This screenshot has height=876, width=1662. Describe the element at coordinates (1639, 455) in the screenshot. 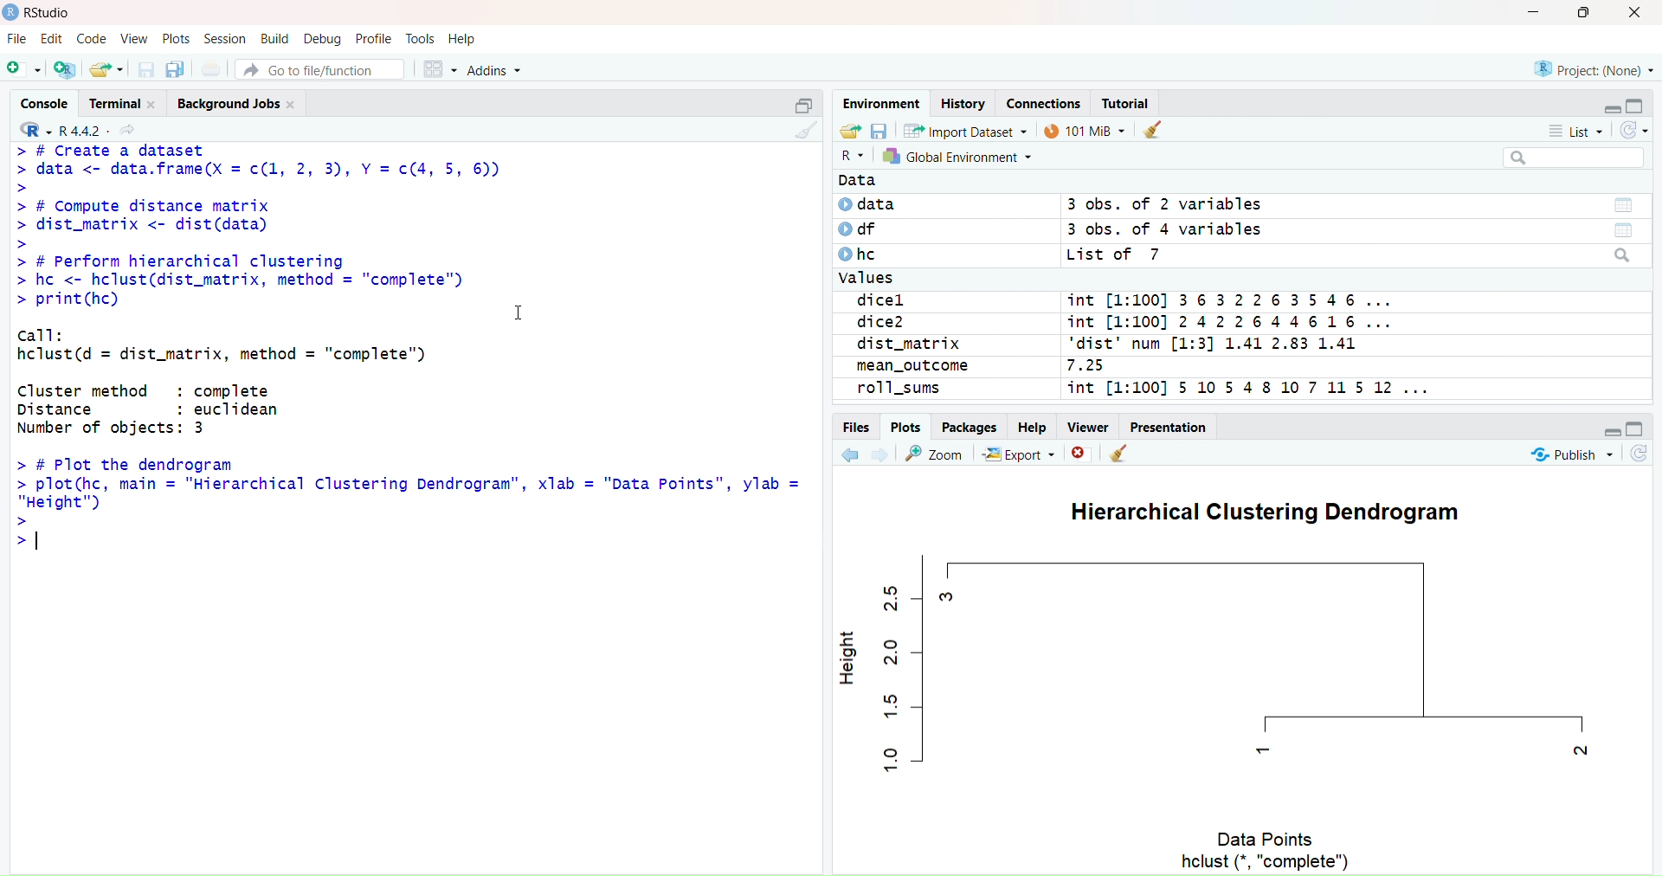

I see `Refresh current plot` at that location.